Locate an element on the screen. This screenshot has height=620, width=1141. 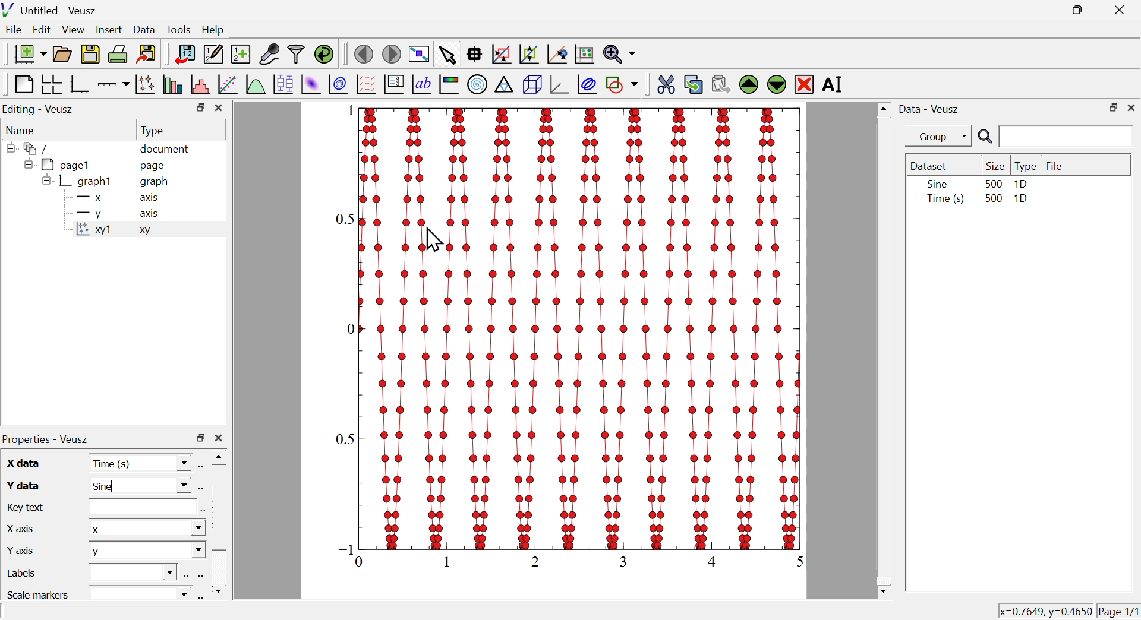
plot key is located at coordinates (394, 86).